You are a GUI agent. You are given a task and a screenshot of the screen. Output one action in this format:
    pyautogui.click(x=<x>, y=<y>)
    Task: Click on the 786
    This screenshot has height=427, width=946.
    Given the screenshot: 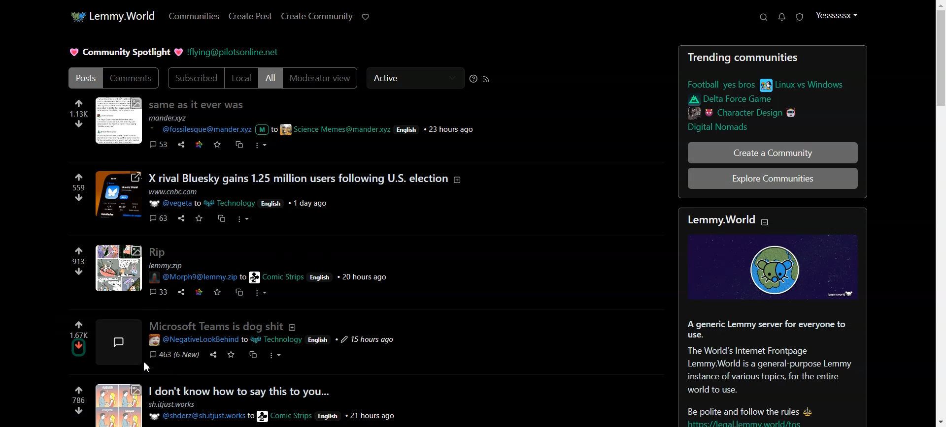 What is the action you would take?
    pyautogui.click(x=78, y=400)
    